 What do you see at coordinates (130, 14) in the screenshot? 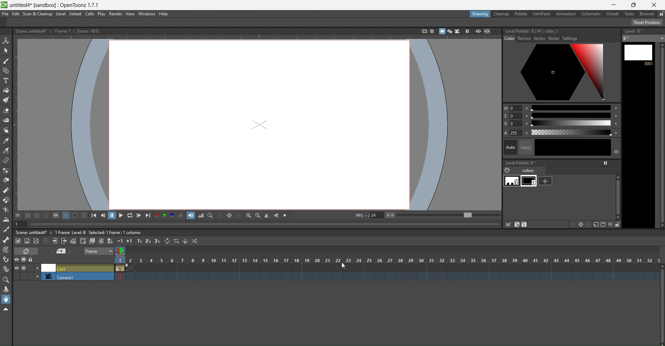
I see `view` at bounding box center [130, 14].